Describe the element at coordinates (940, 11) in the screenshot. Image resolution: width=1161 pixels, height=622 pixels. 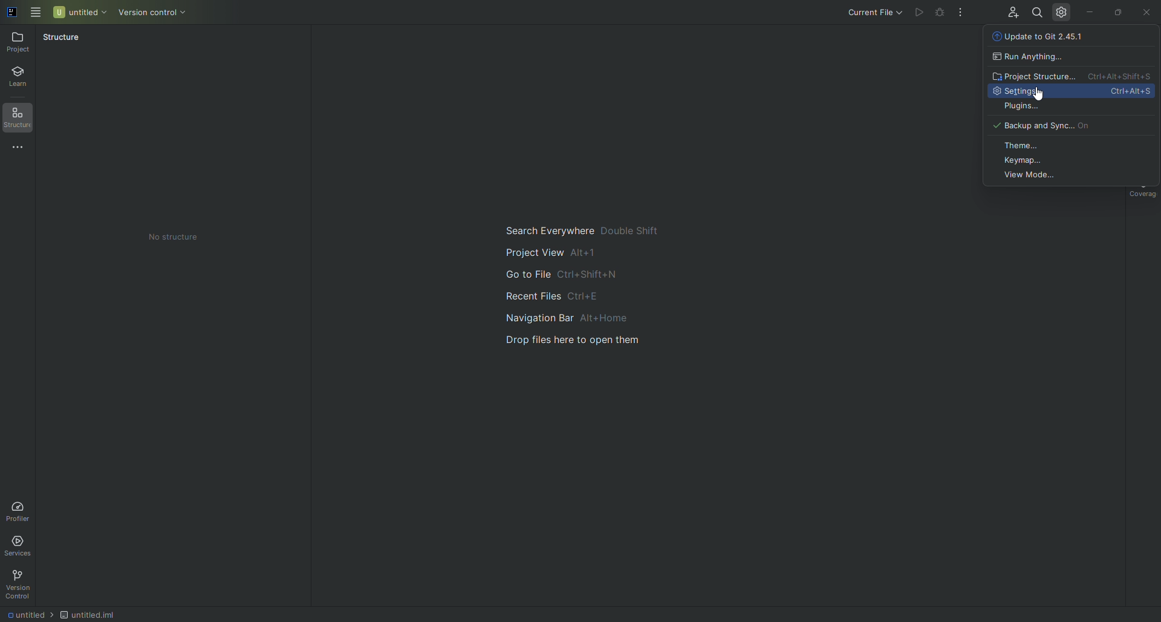
I see `Cannot run file` at that location.